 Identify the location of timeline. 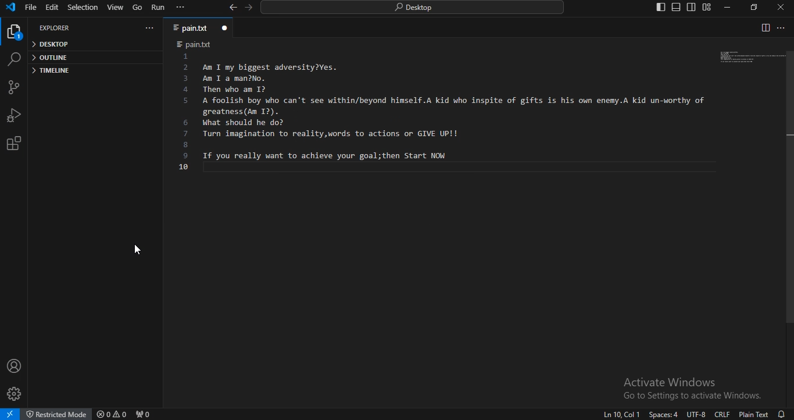
(51, 72).